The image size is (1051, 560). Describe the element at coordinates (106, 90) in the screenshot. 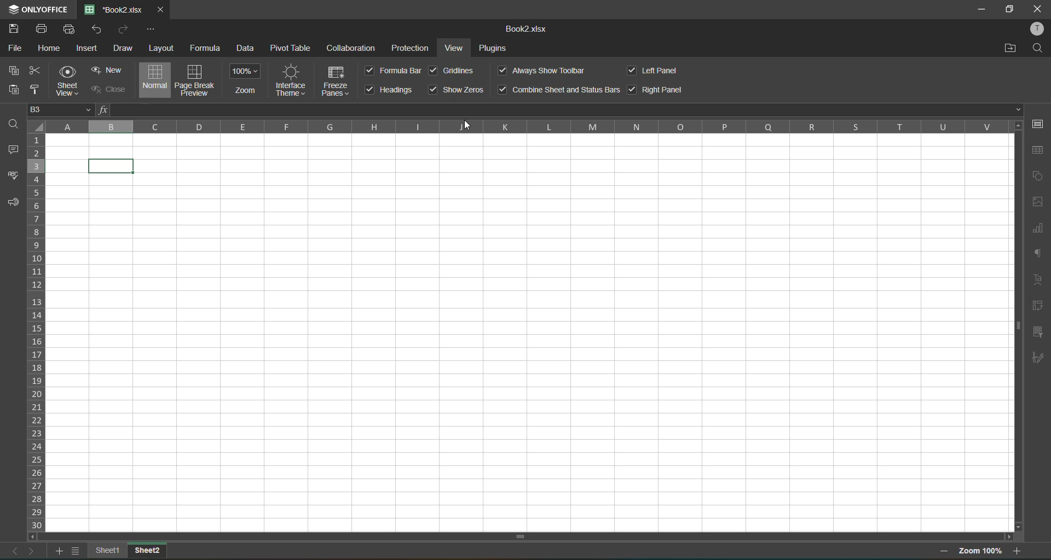

I see `close` at that location.